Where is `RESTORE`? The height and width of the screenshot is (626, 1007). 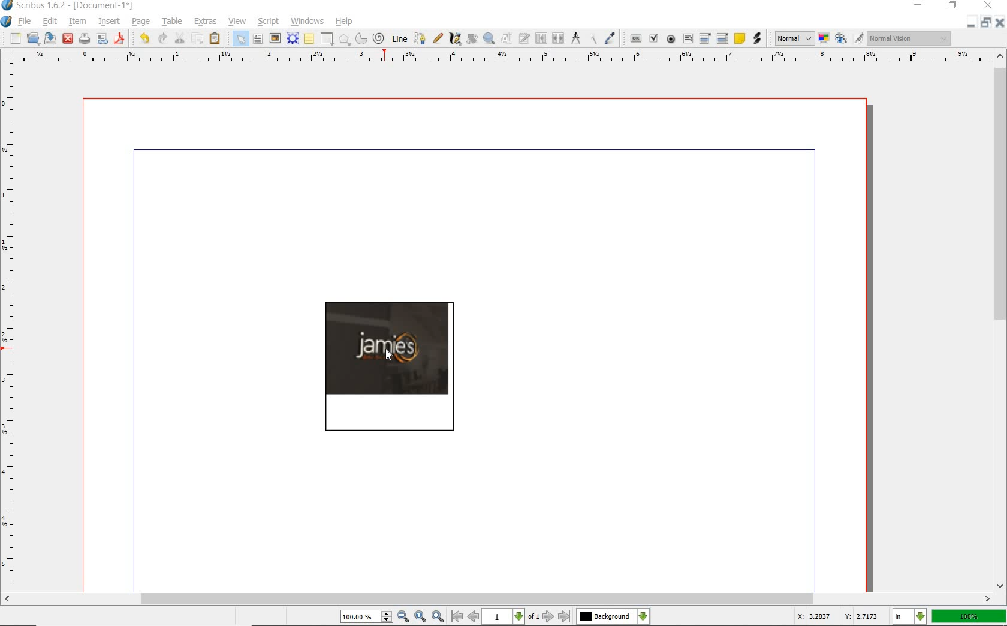
RESTORE is located at coordinates (987, 22).